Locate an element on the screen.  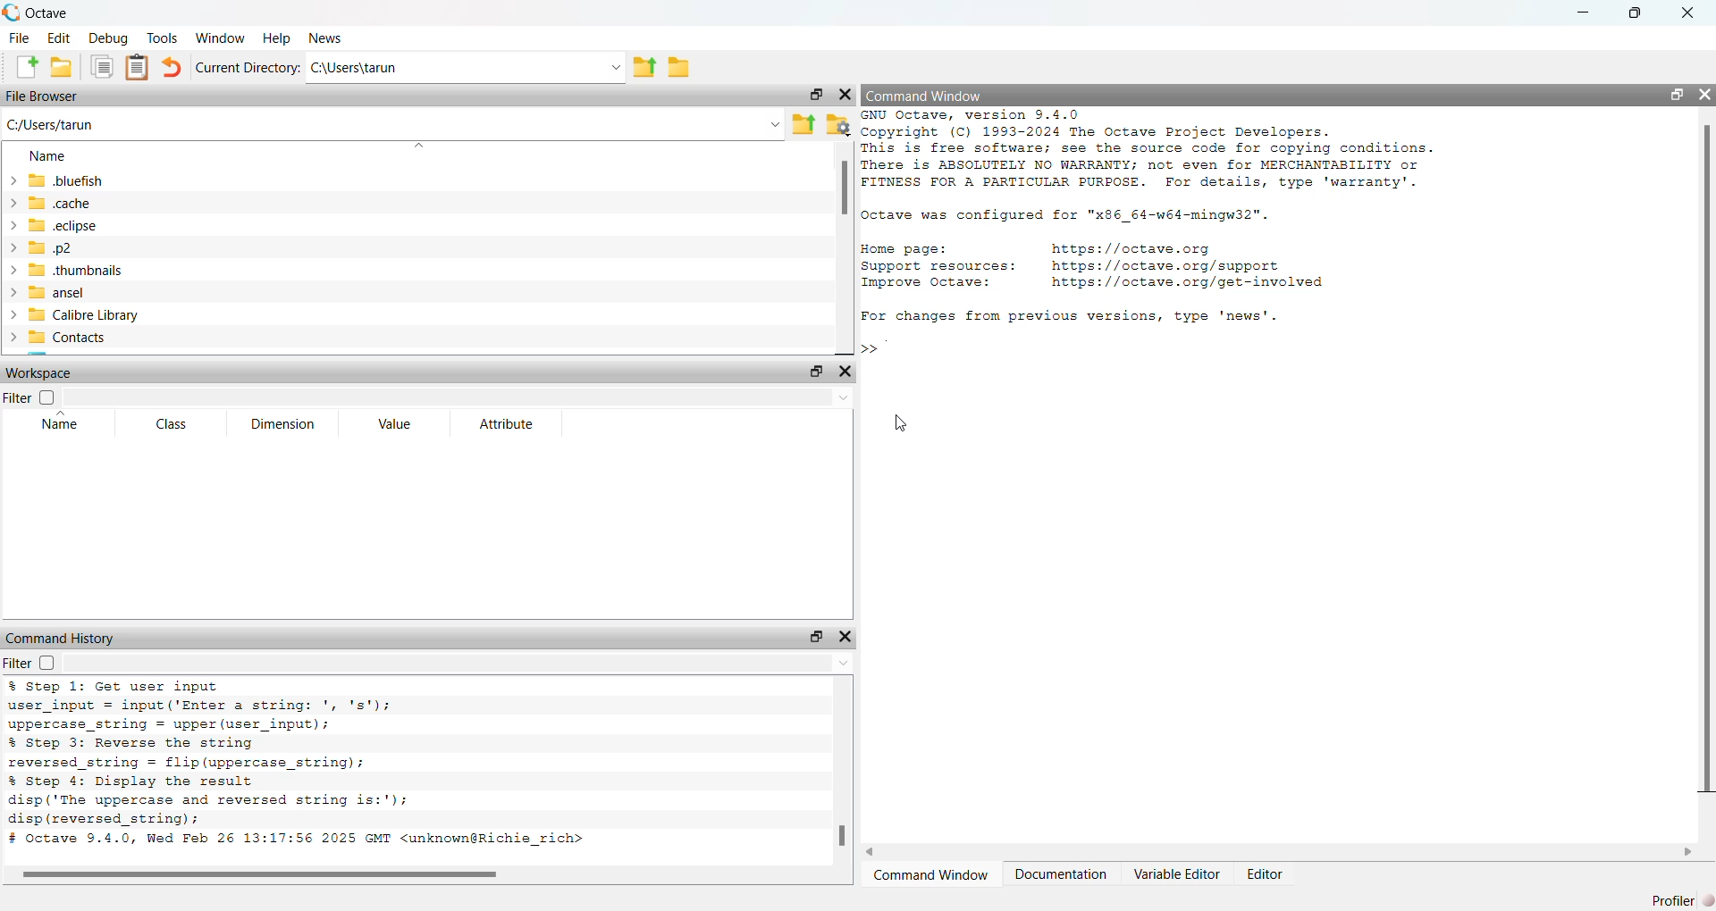
For changes from previous versions, type 'news'. is located at coordinates (1074, 316).